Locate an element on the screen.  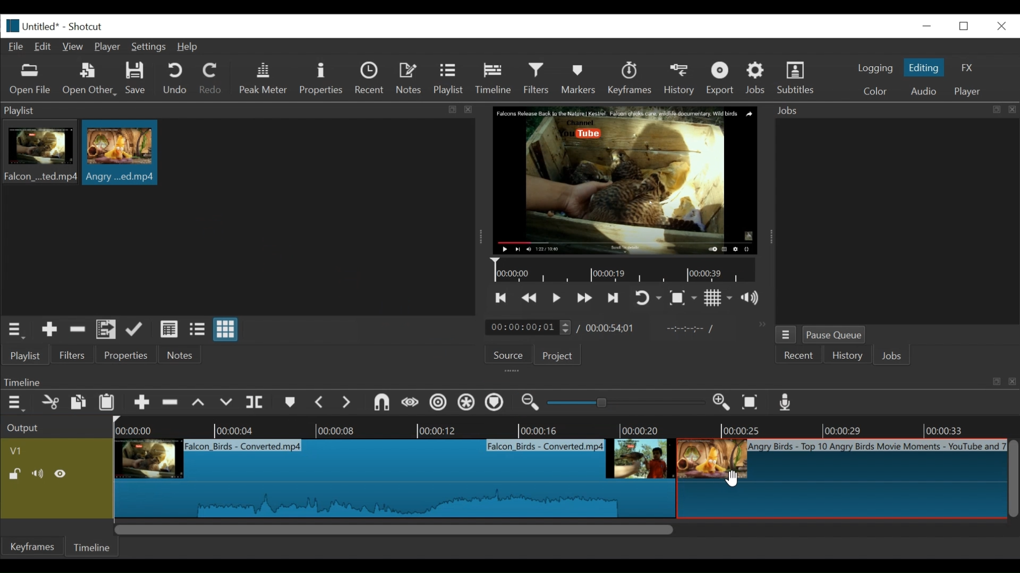
Remove cut is located at coordinates (172, 404).